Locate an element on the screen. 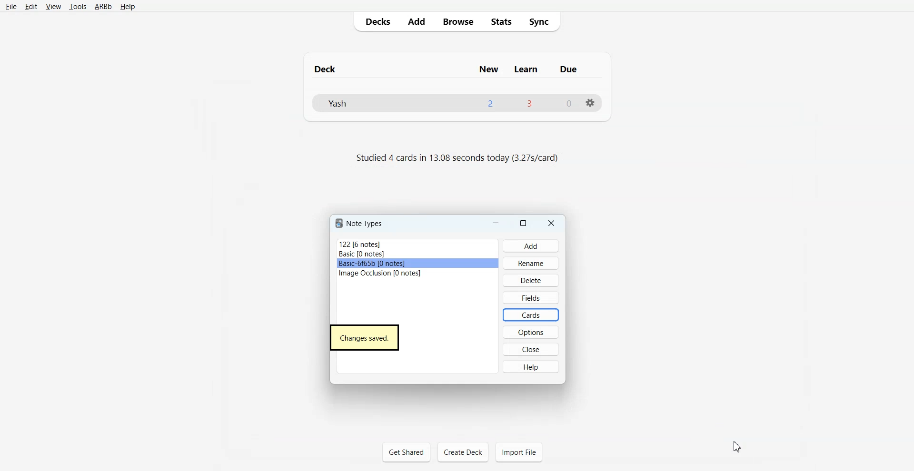 The height and width of the screenshot is (471, 914). Deck File is located at coordinates (457, 103).